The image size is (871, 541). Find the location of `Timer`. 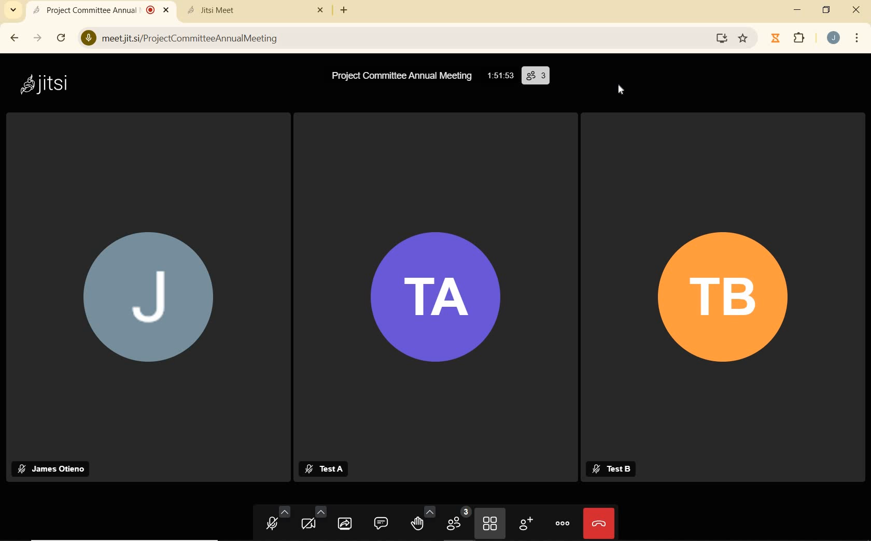

Timer is located at coordinates (775, 39).